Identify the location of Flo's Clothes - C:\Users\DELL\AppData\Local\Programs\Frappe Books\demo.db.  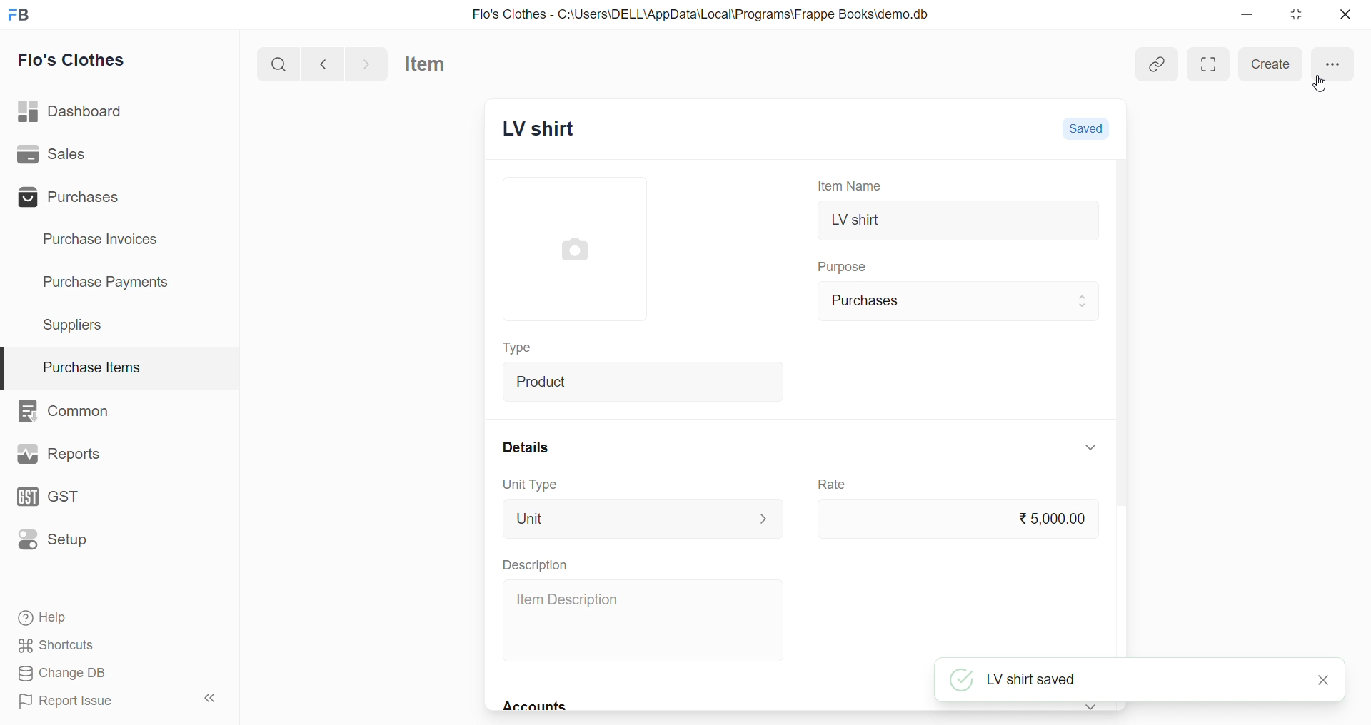
(701, 13).